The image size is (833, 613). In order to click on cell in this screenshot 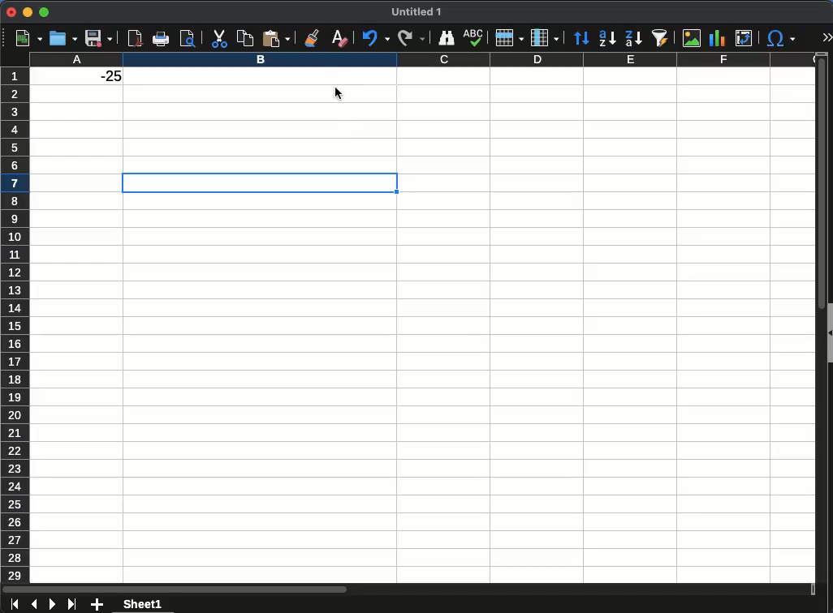, I will do `click(260, 183)`.